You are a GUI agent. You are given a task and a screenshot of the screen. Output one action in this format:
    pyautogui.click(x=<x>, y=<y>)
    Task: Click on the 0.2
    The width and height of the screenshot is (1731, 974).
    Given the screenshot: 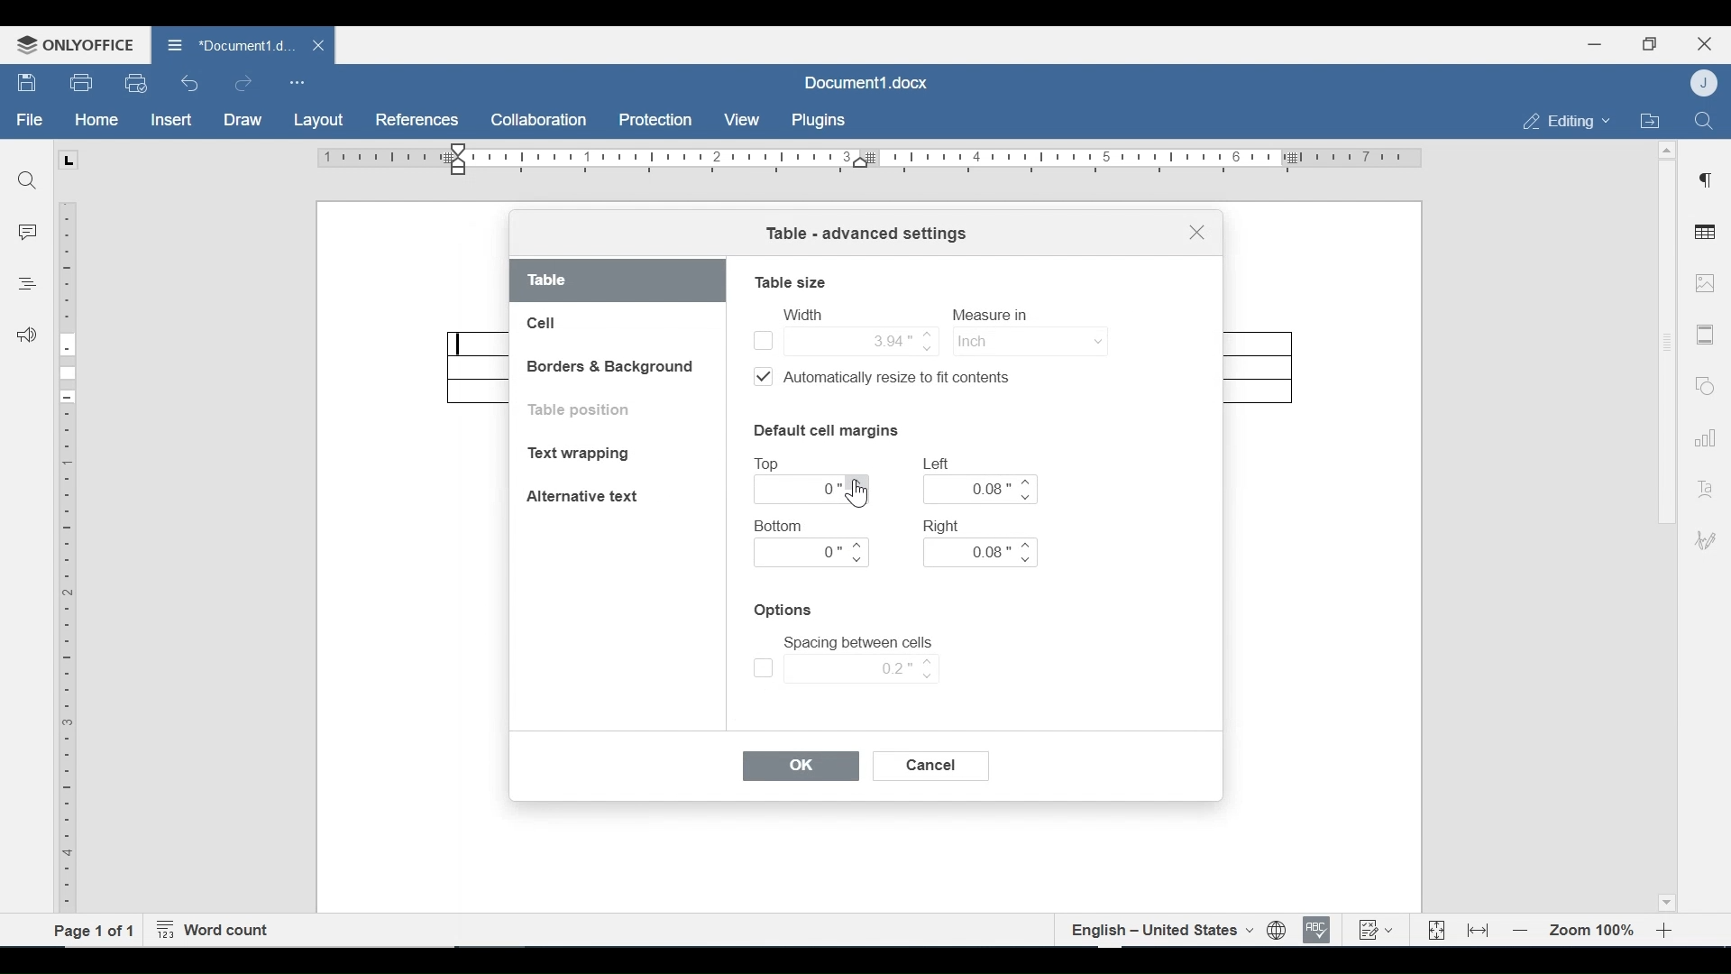 What is the action you would take?
    pyautogui.click(x=813, y=490)
    